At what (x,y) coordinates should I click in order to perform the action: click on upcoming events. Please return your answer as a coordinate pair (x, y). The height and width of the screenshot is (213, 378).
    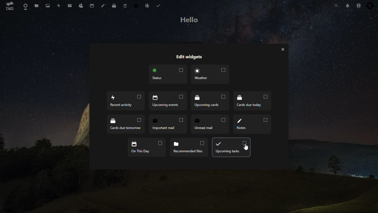
    Looking at the image, I should click on (169, 101).